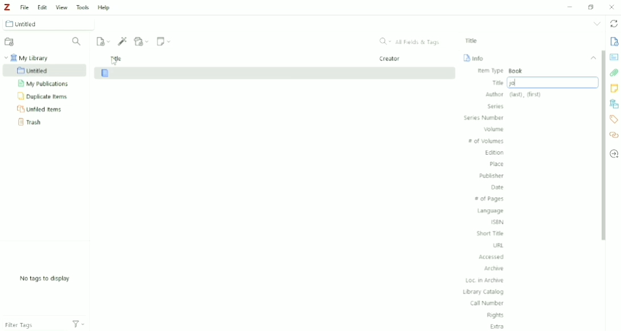 Image resolution: width=621 pixels, height=331 pixels. What do you see at coordinates (499, 246) in the screenshot?
I see `URL` at bounding box center [499, 246].